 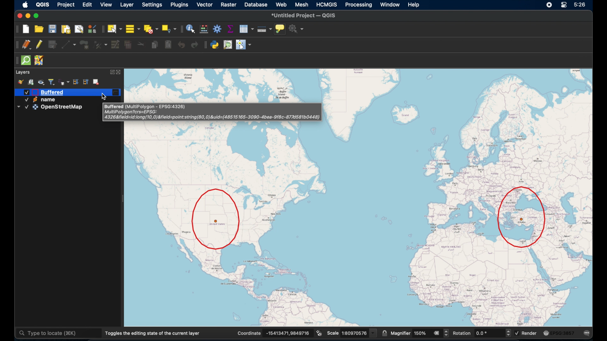 What do you see at coordinates (37, 16) in the screenshot?
I see `maximize` at bounding box center [37, 16].